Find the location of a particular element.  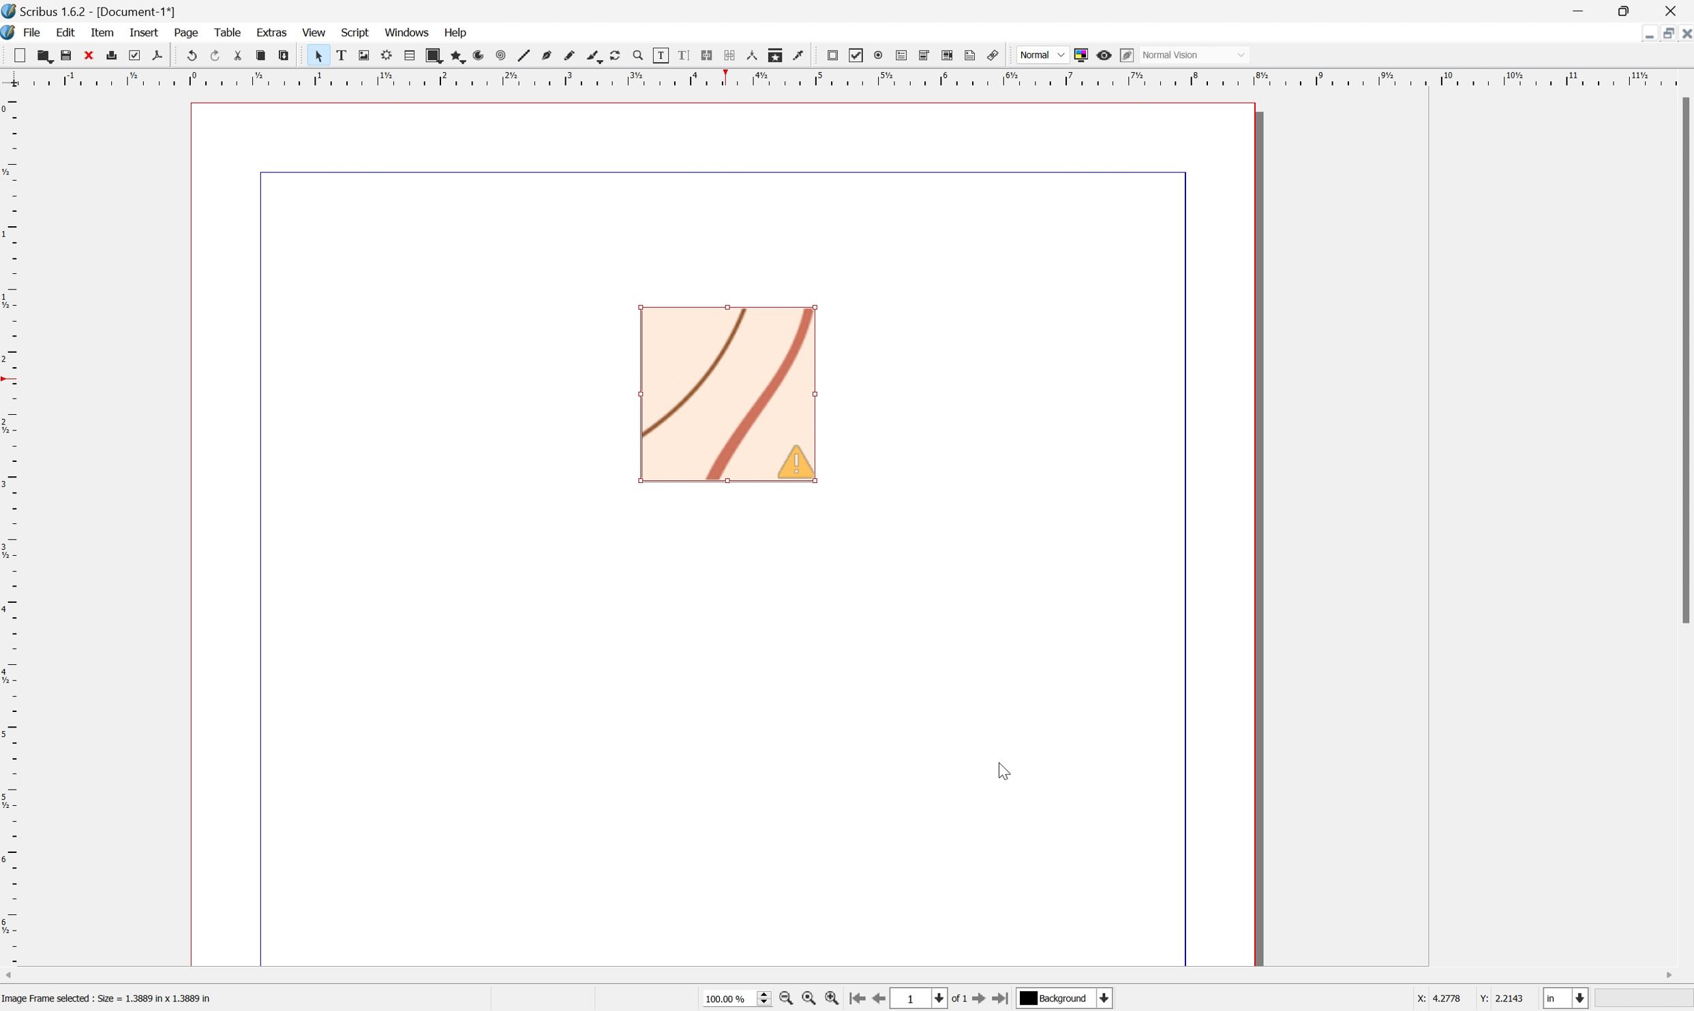

select current layer is located at coordinates (1068, 999).